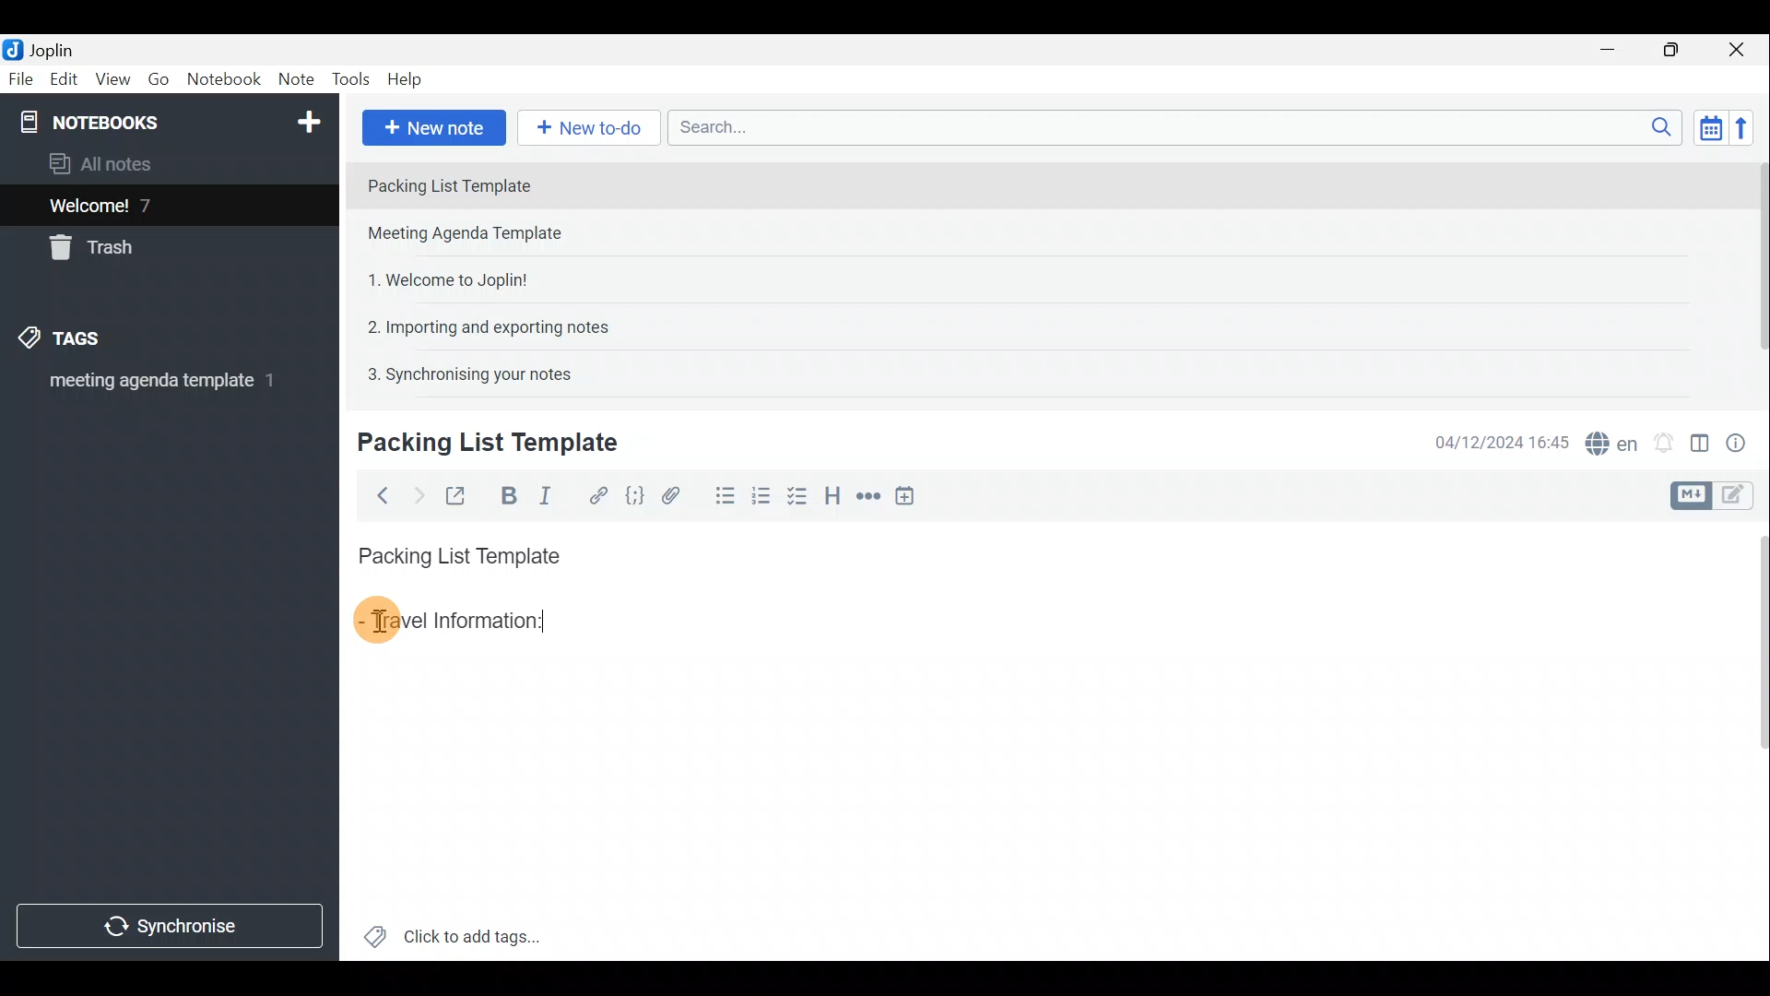 This screenshot has height=996, width=1770. What do you see at coordinates (415, 493) in the screenshot?
I see `Forward` at bounding box center [415, 493].